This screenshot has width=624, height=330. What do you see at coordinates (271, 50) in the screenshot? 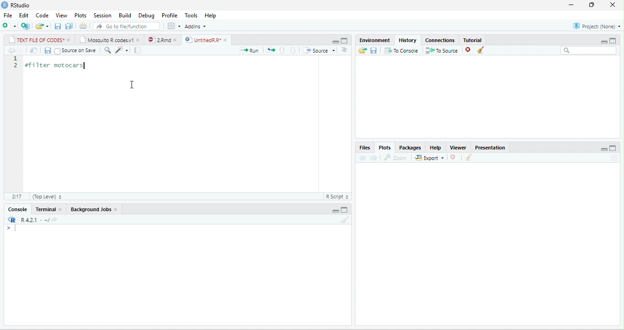
I see `rerun` at bounding box center [271, 50].